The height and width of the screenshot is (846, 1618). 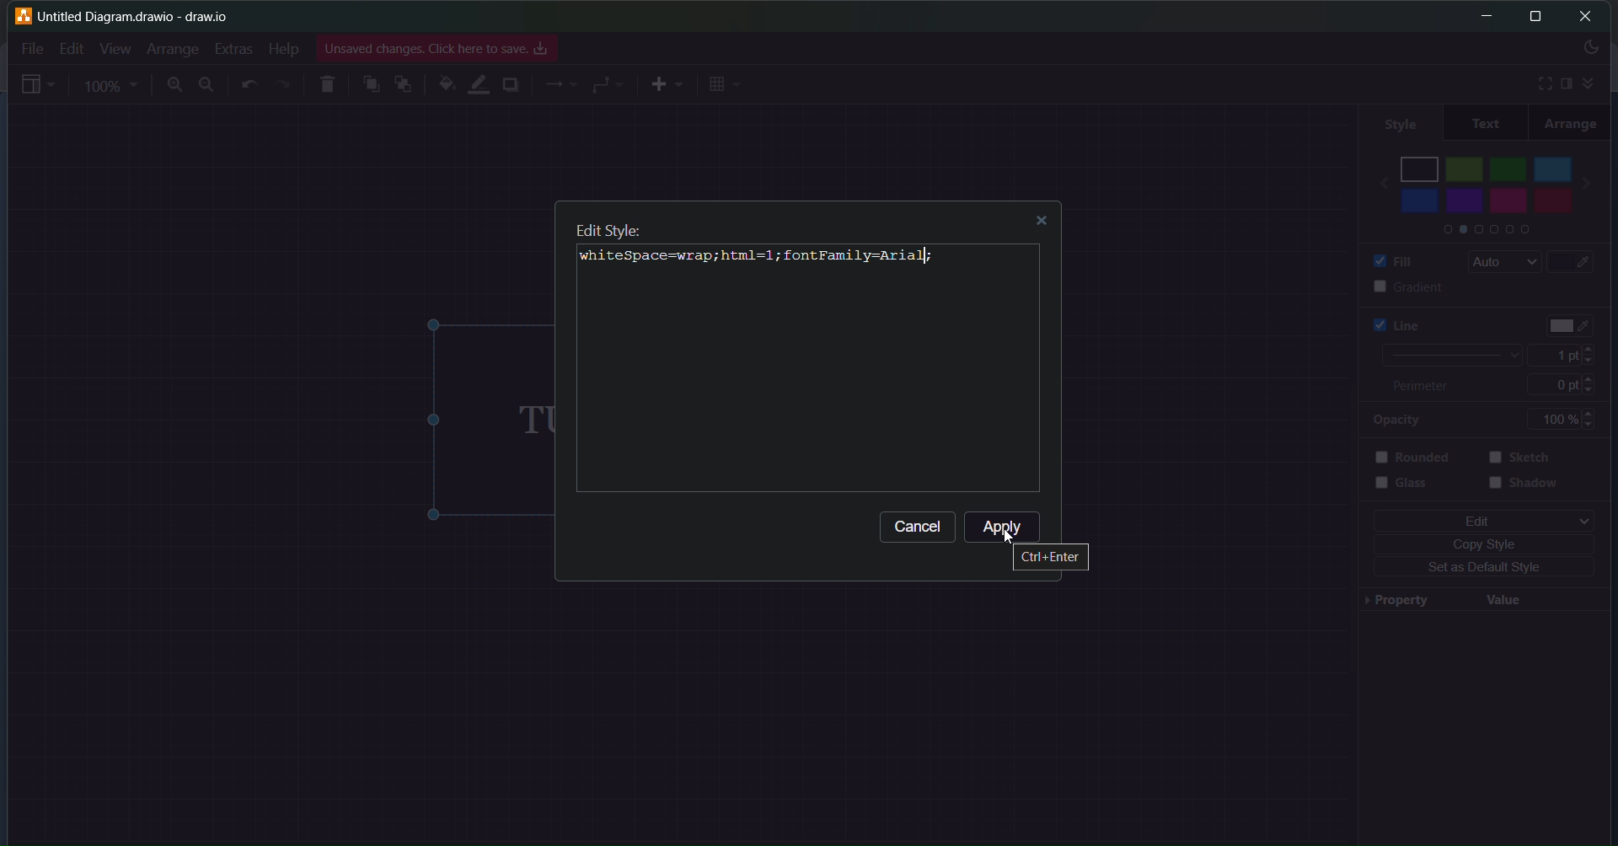 I want to click on auto, so click(x=1499, y=262).